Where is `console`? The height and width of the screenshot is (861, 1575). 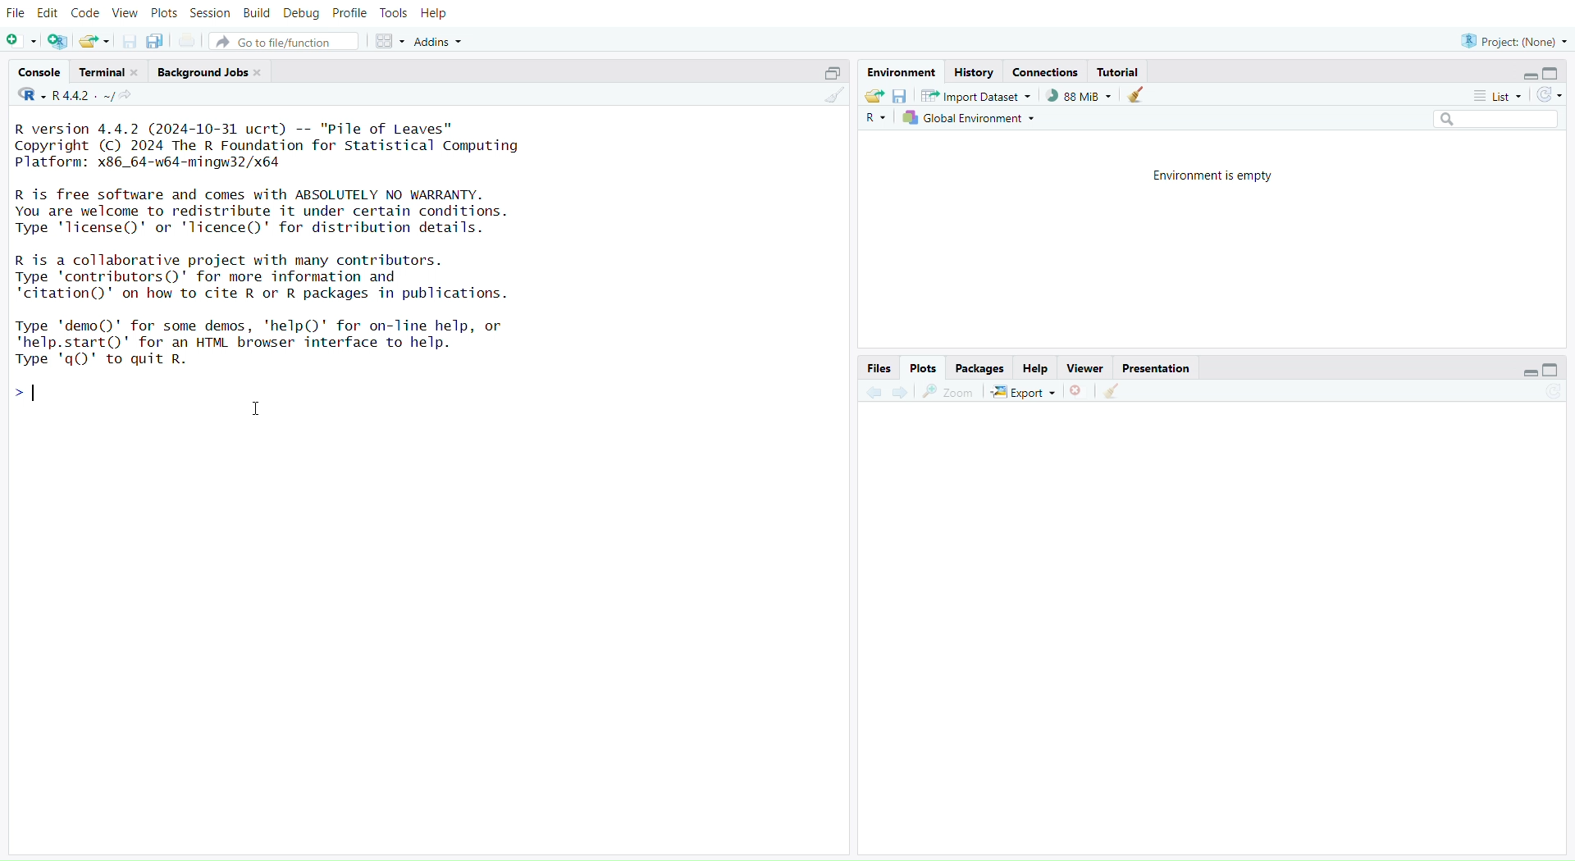 console is located at coordinates (39, 71).